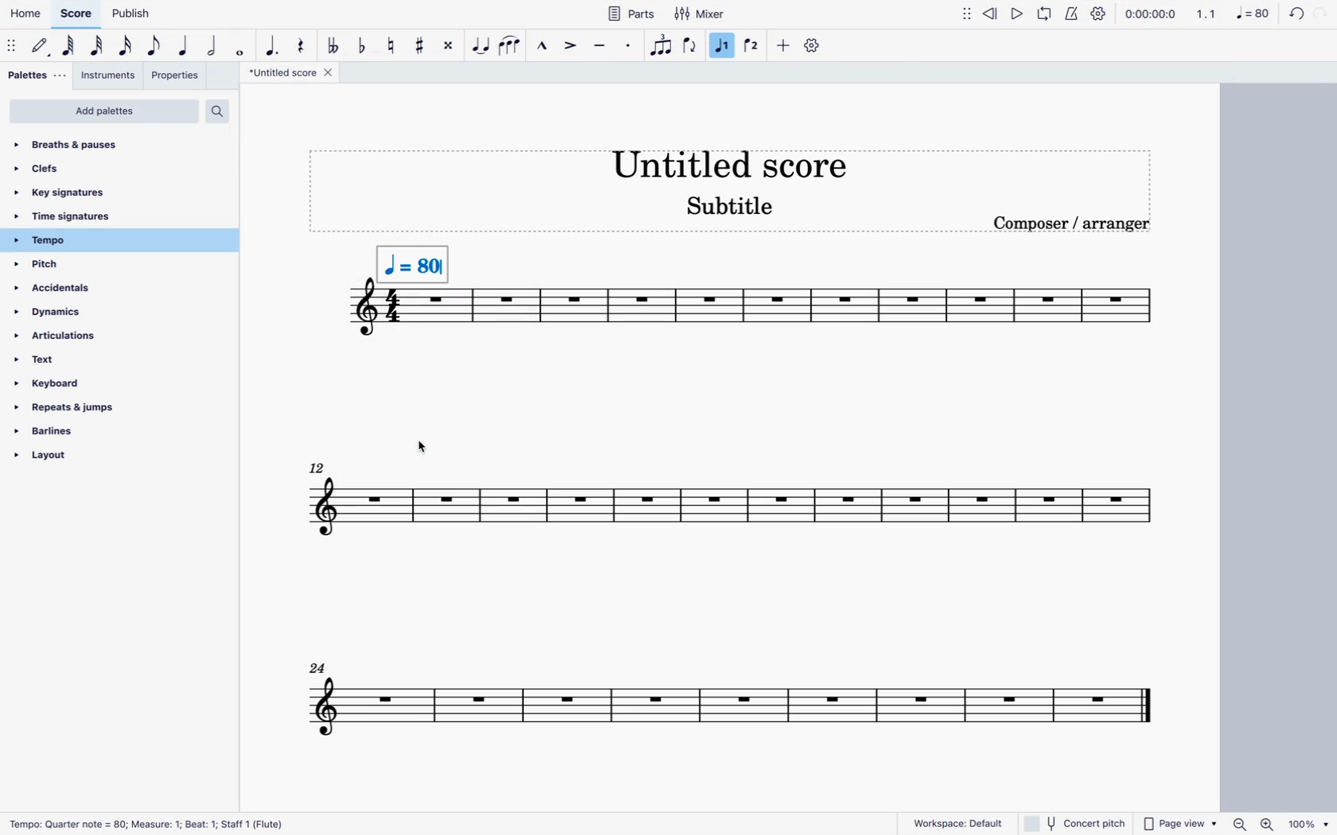  I want to click on toggle natural, so click(390, 45).